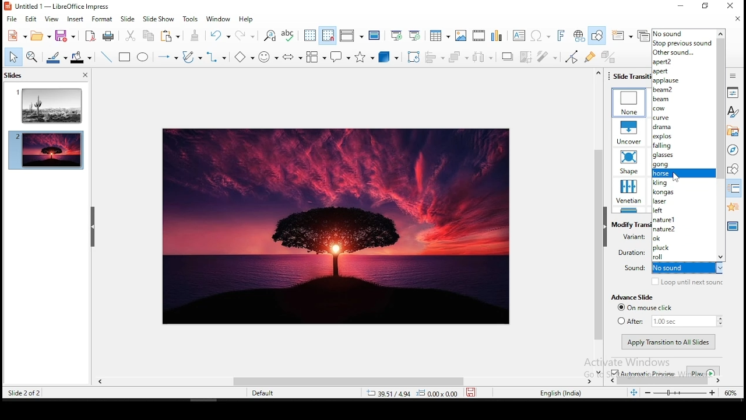 The width and height of the screenshot is (746, 420). I want to click on format, so click(102, 18).